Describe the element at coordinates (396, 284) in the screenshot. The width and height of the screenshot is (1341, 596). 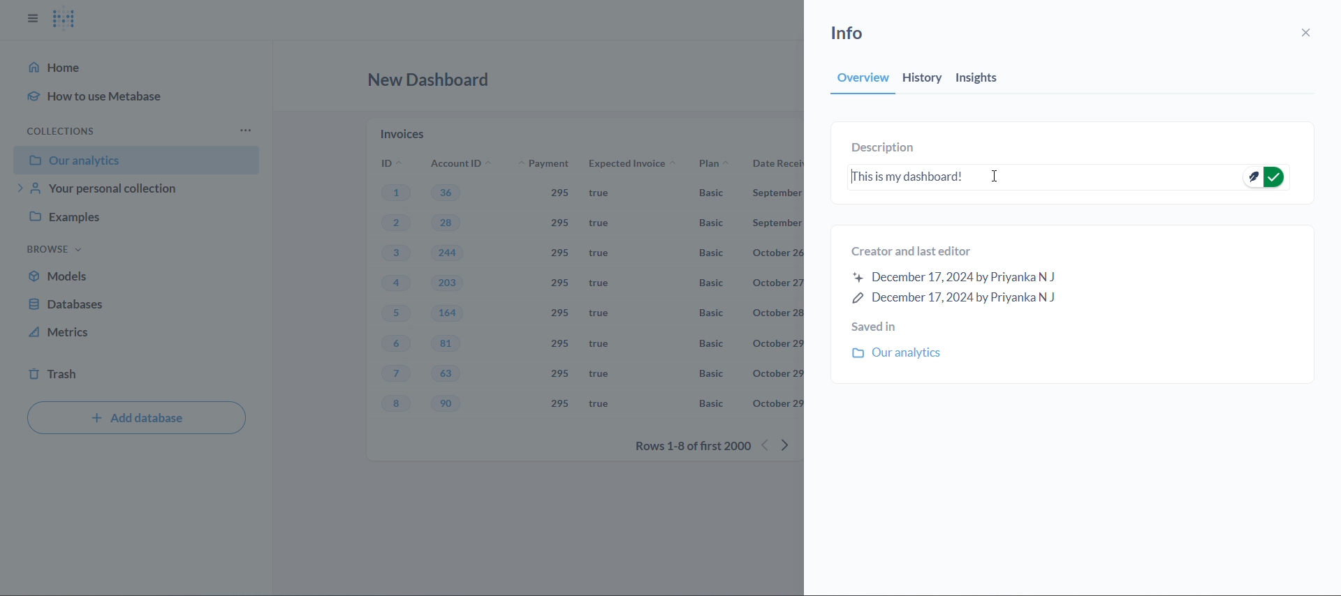
I see `4` at that location.